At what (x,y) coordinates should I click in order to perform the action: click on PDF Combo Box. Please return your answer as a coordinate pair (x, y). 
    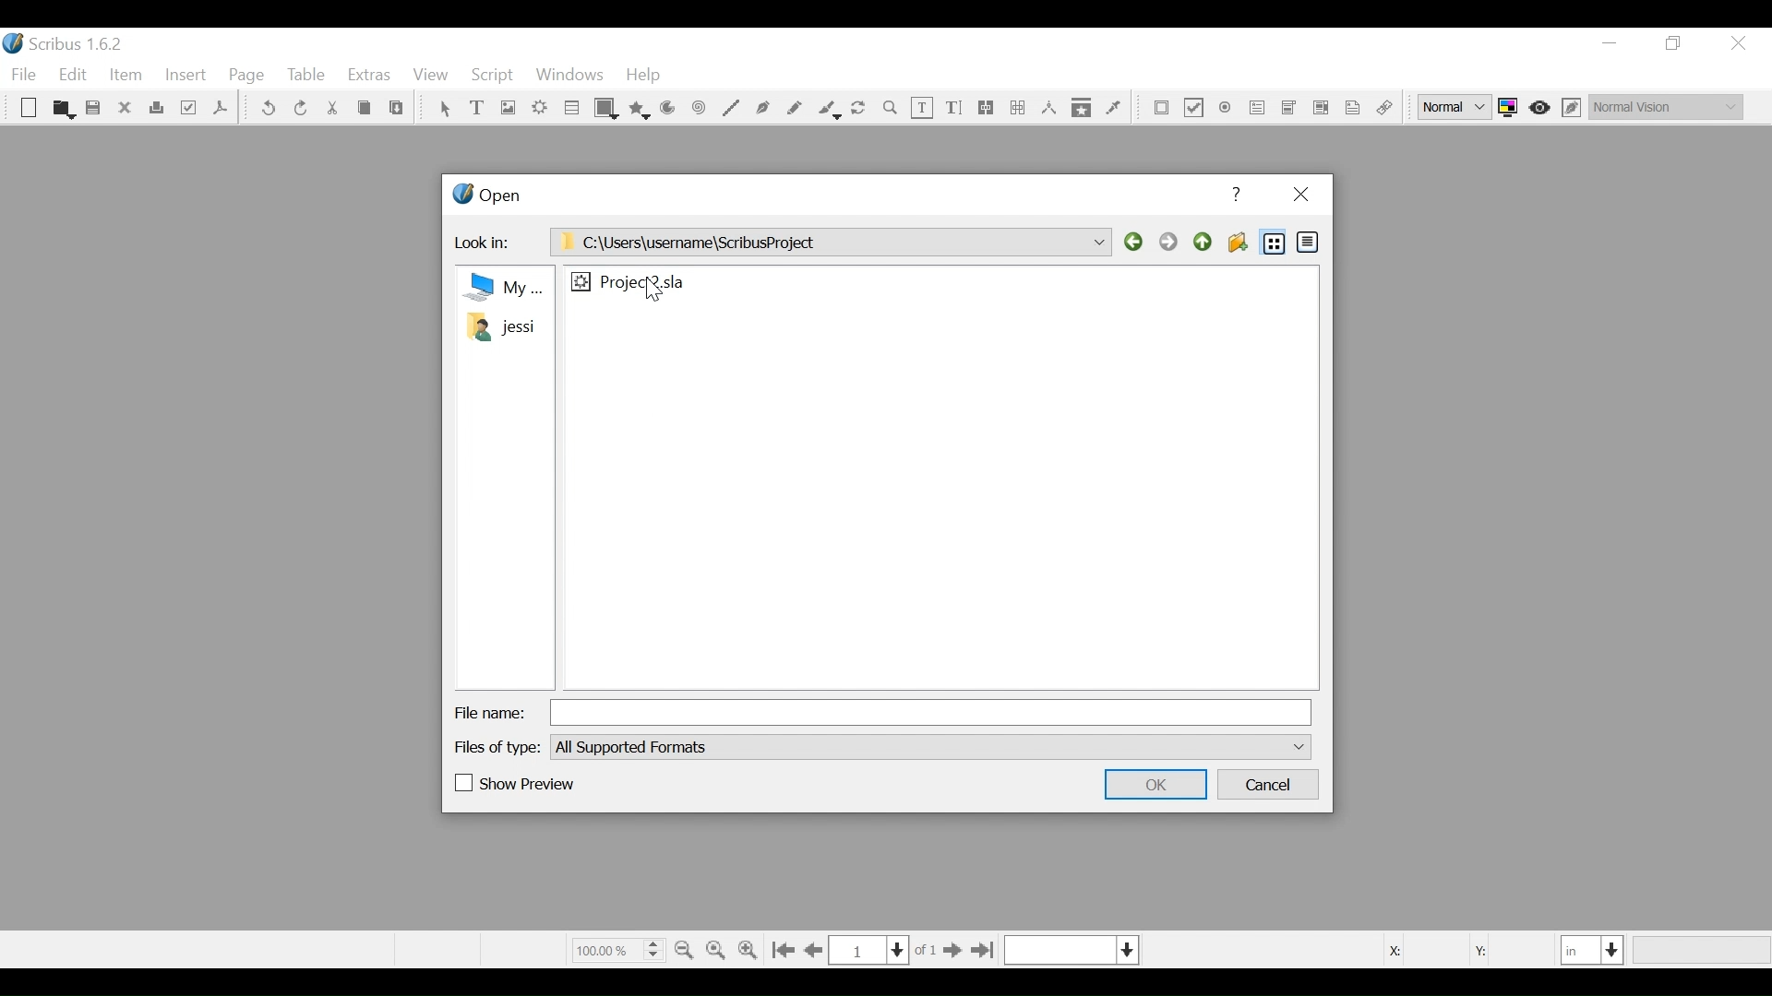
    Looking at the image, I should click on (1258, 110).